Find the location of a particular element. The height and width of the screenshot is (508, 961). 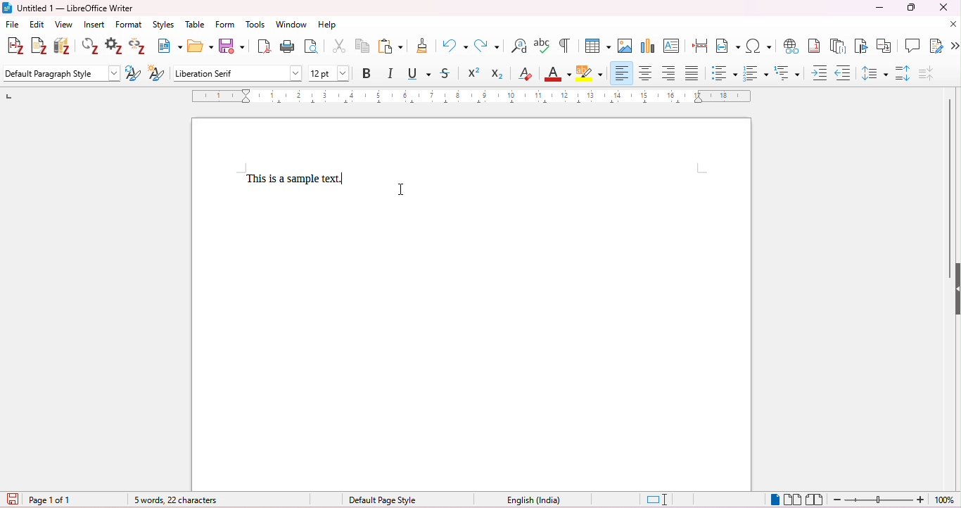

open is located at coordinates (199, 46).